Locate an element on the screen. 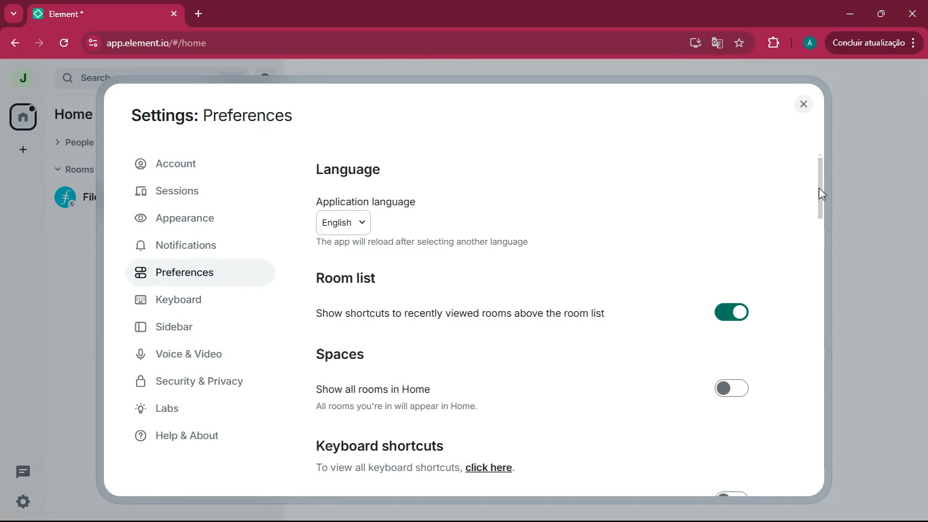 The image size is (928, 522). desktop is located at coordinates (691, 43).